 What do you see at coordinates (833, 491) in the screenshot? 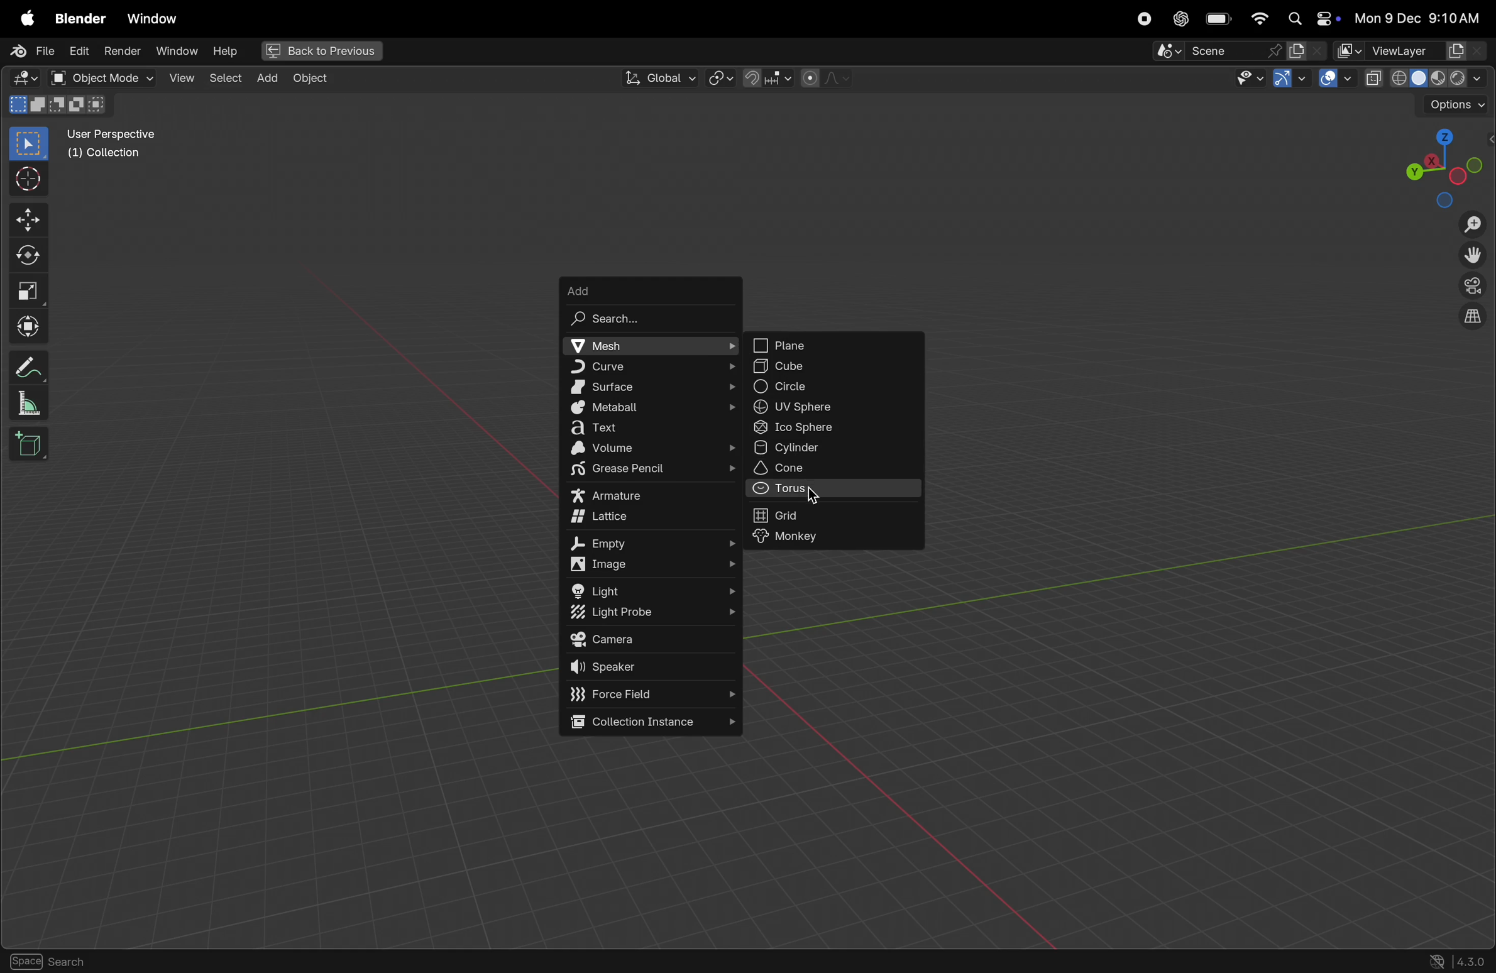
I see `torus` at bounding box center [833, 491].